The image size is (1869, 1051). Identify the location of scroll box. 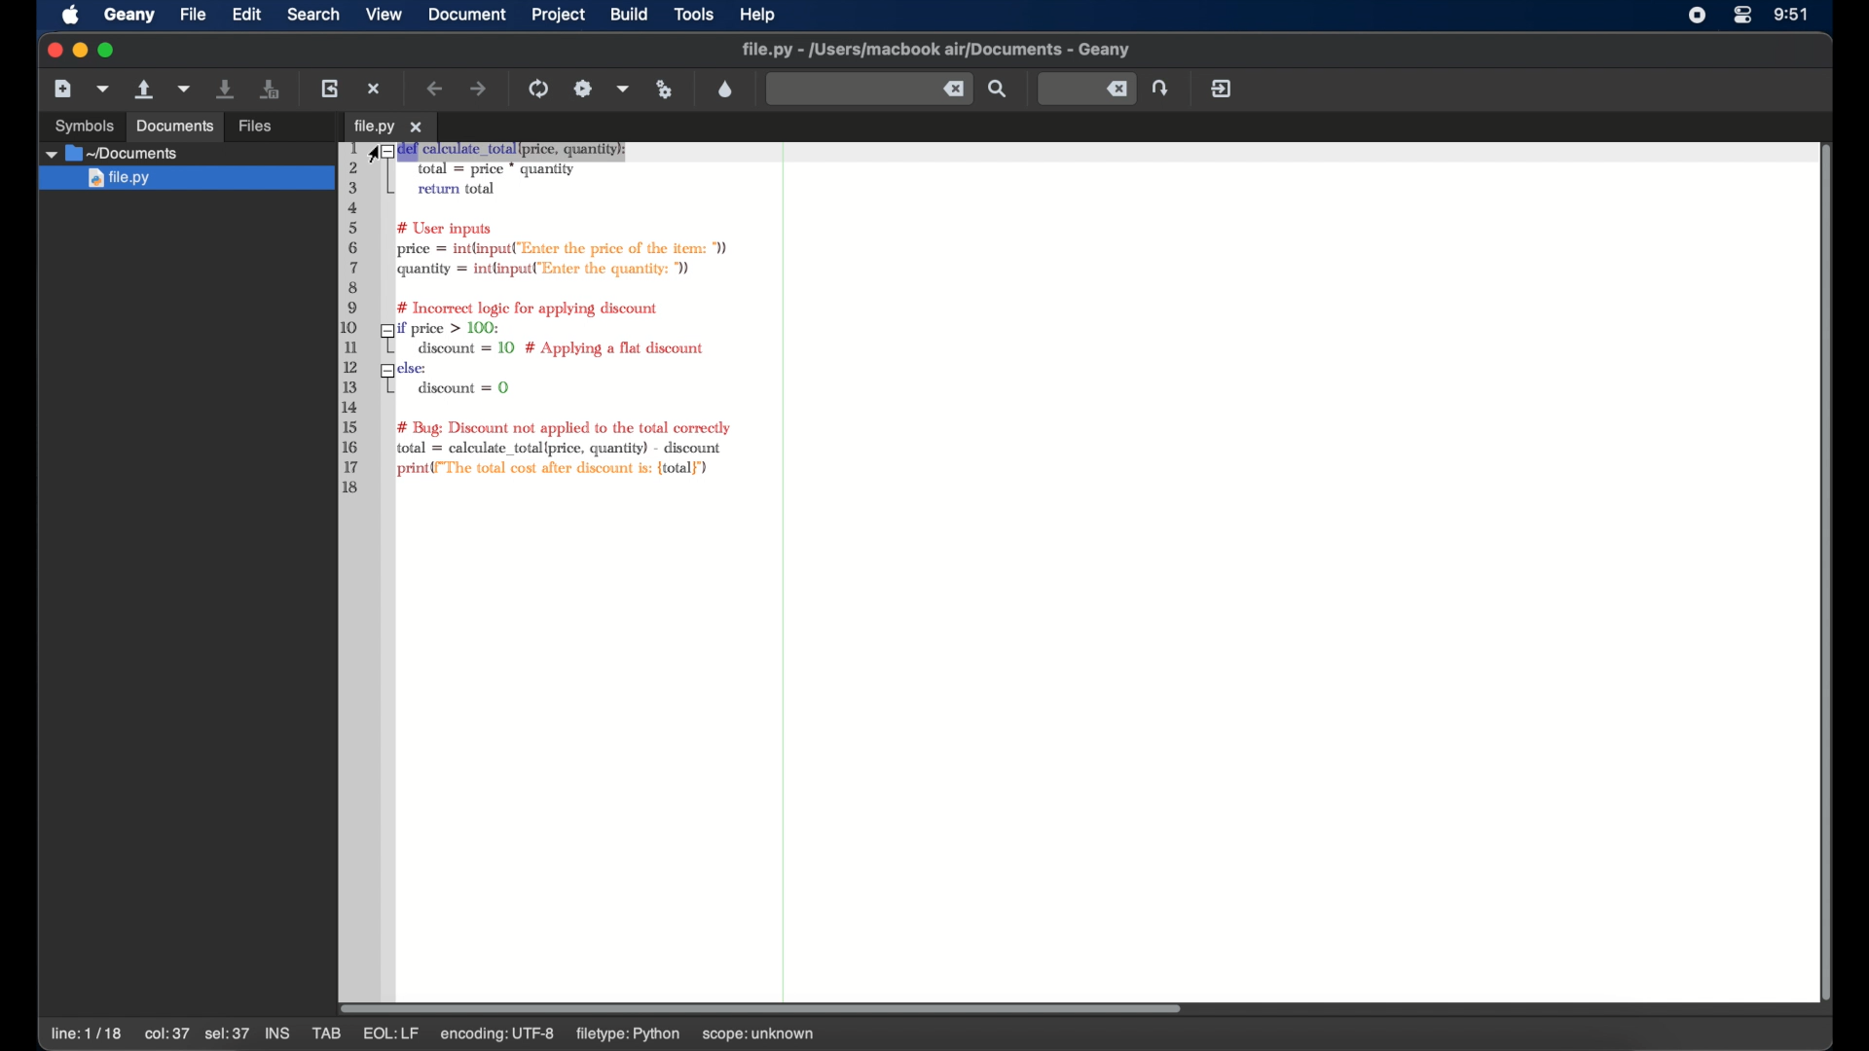
(770, 1008).